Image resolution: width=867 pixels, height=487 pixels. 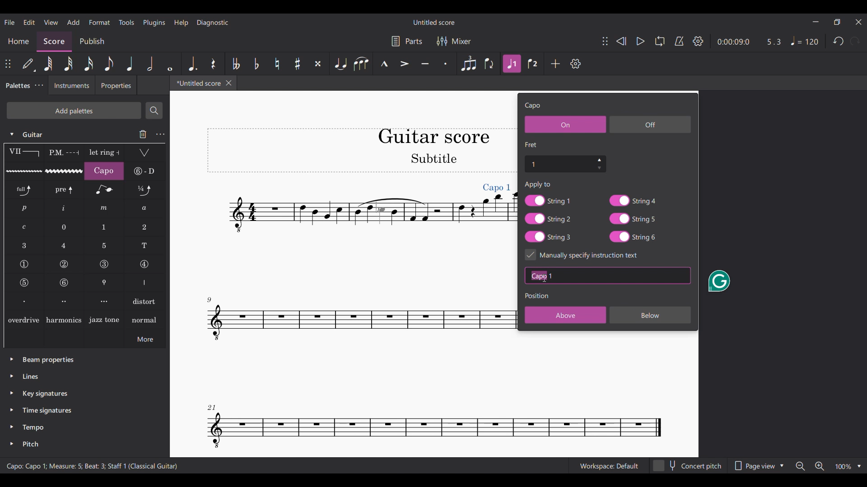 I want to click on Palm mute, so click(x=63, y=153).